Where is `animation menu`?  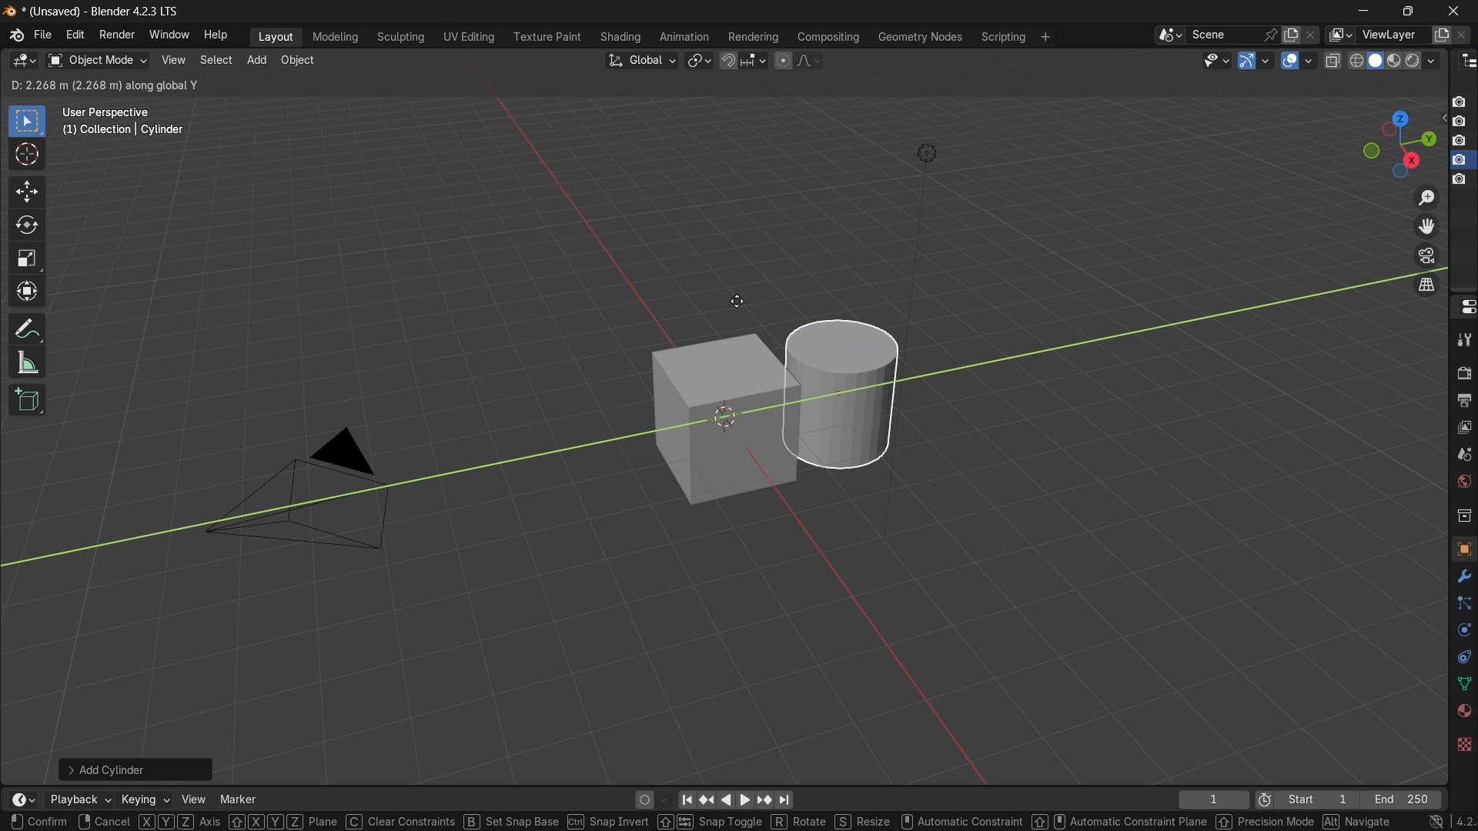
animation menu is located at coordinates (686, 38).